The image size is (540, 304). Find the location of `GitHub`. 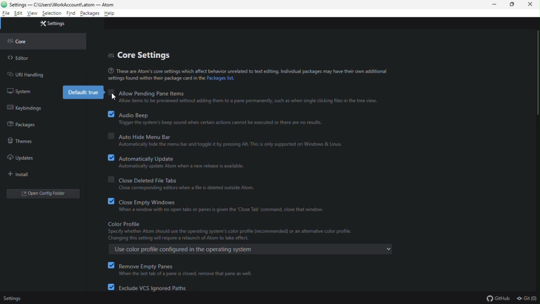

GitHub is located at coordinates (494, 298).